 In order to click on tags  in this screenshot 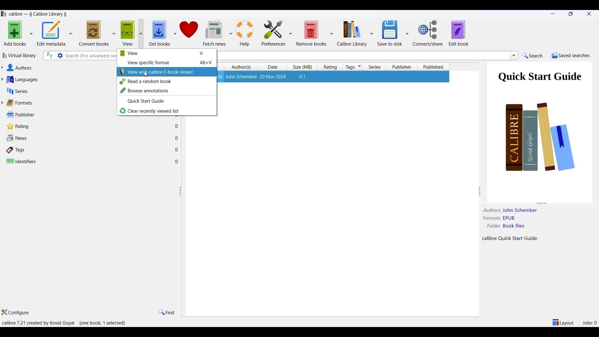, I will do `click(94, 149)`.